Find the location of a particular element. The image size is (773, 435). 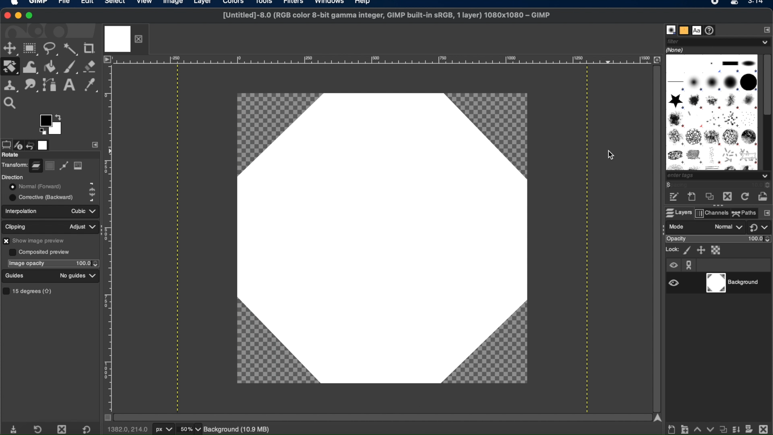

free select tool is located at coordinates (51, 50).